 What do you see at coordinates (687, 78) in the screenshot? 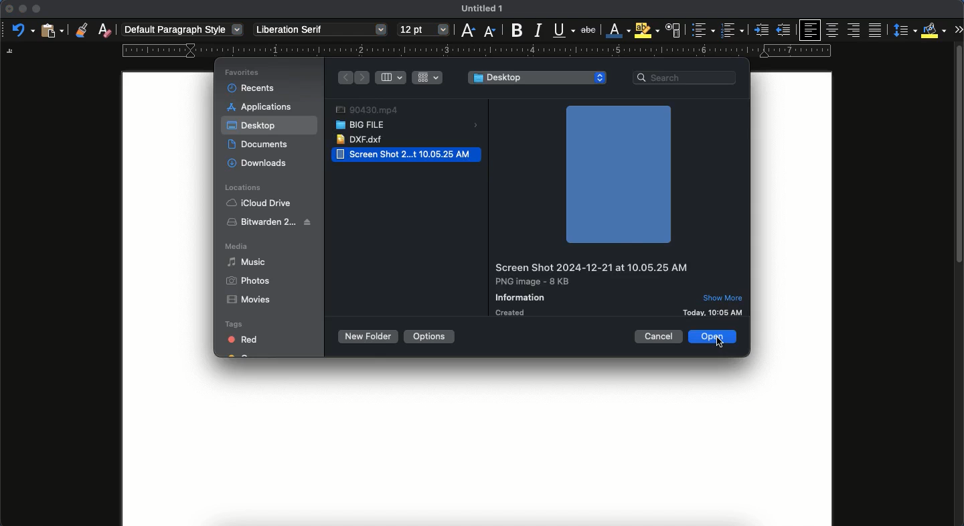
I see `search` at bounding box center [687, 78].